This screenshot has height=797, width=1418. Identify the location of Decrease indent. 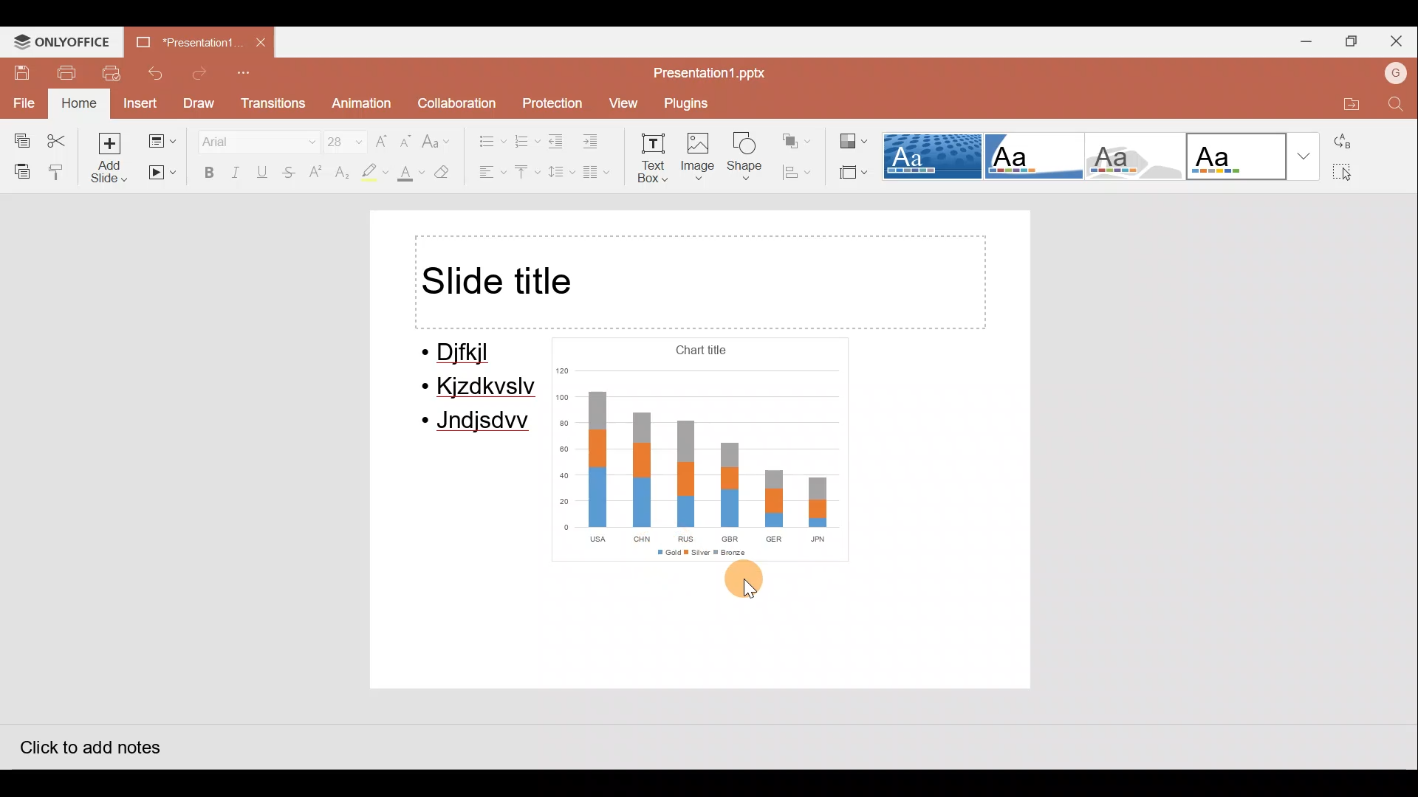
(558, 141).